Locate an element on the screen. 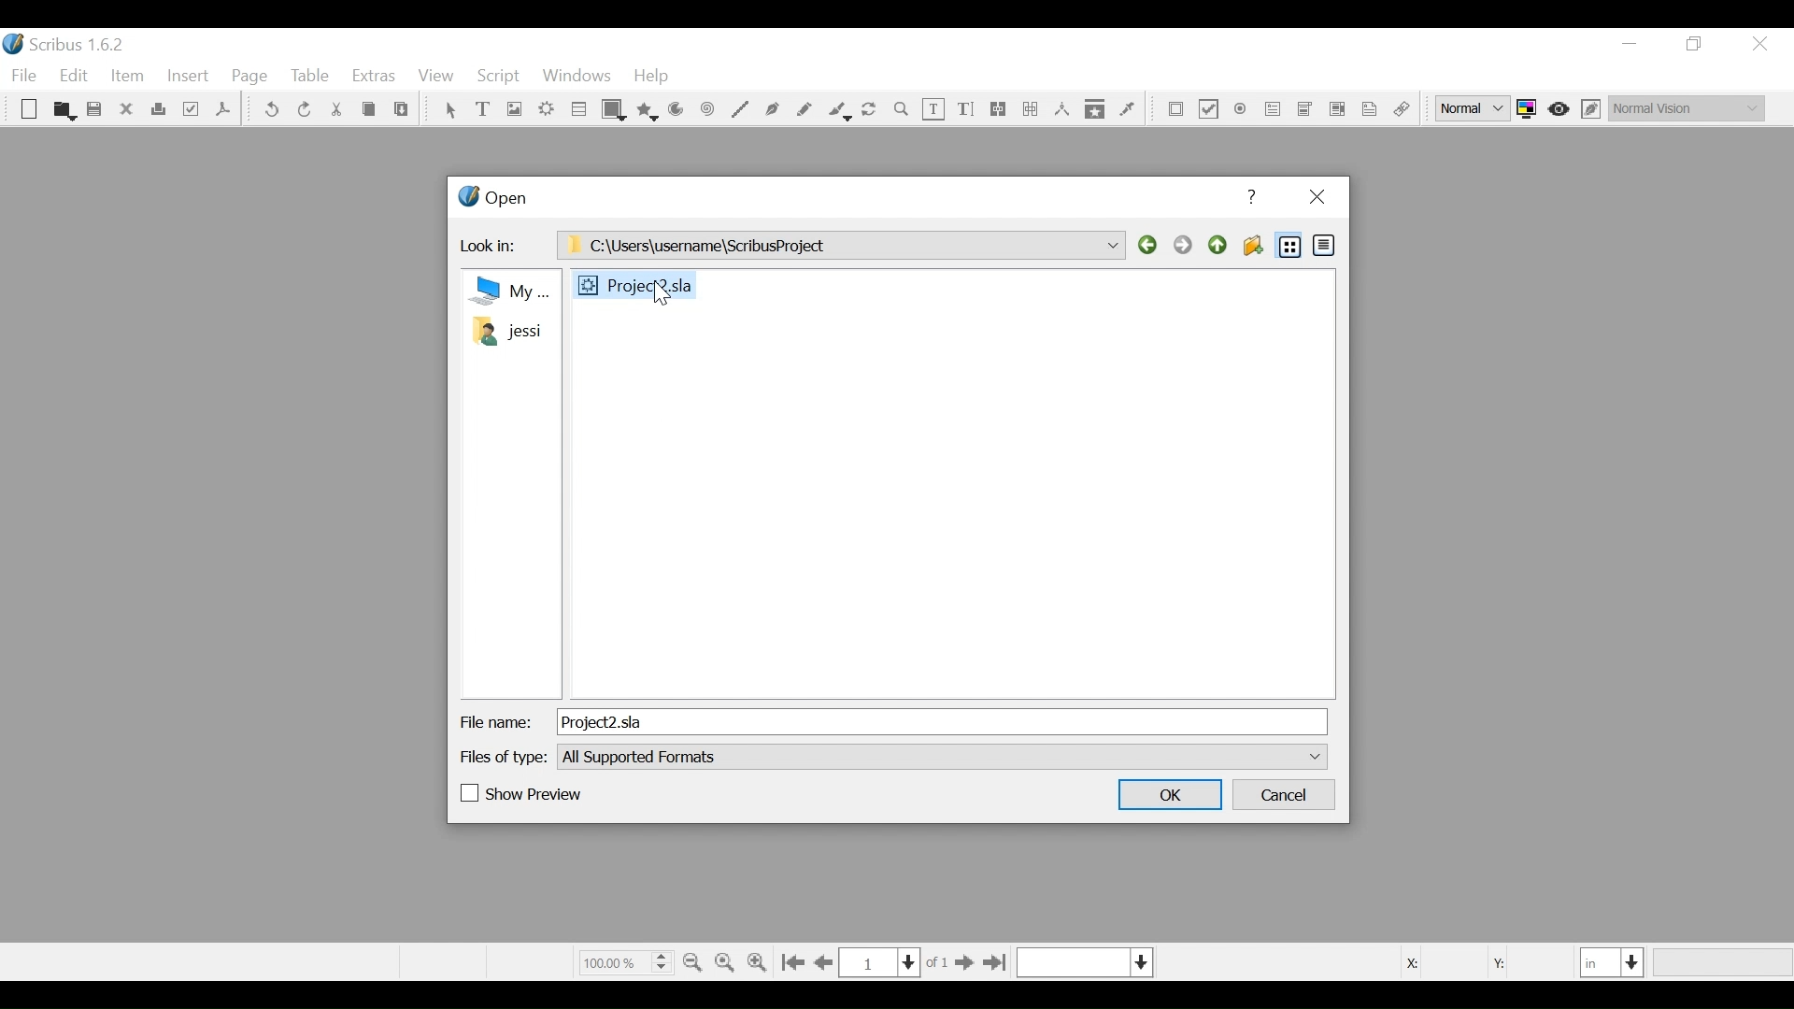 Image resolution: width=1794 pixels, height=1009 pixels. Edit Content Text Story Editor is located at coordinates (965, 109).